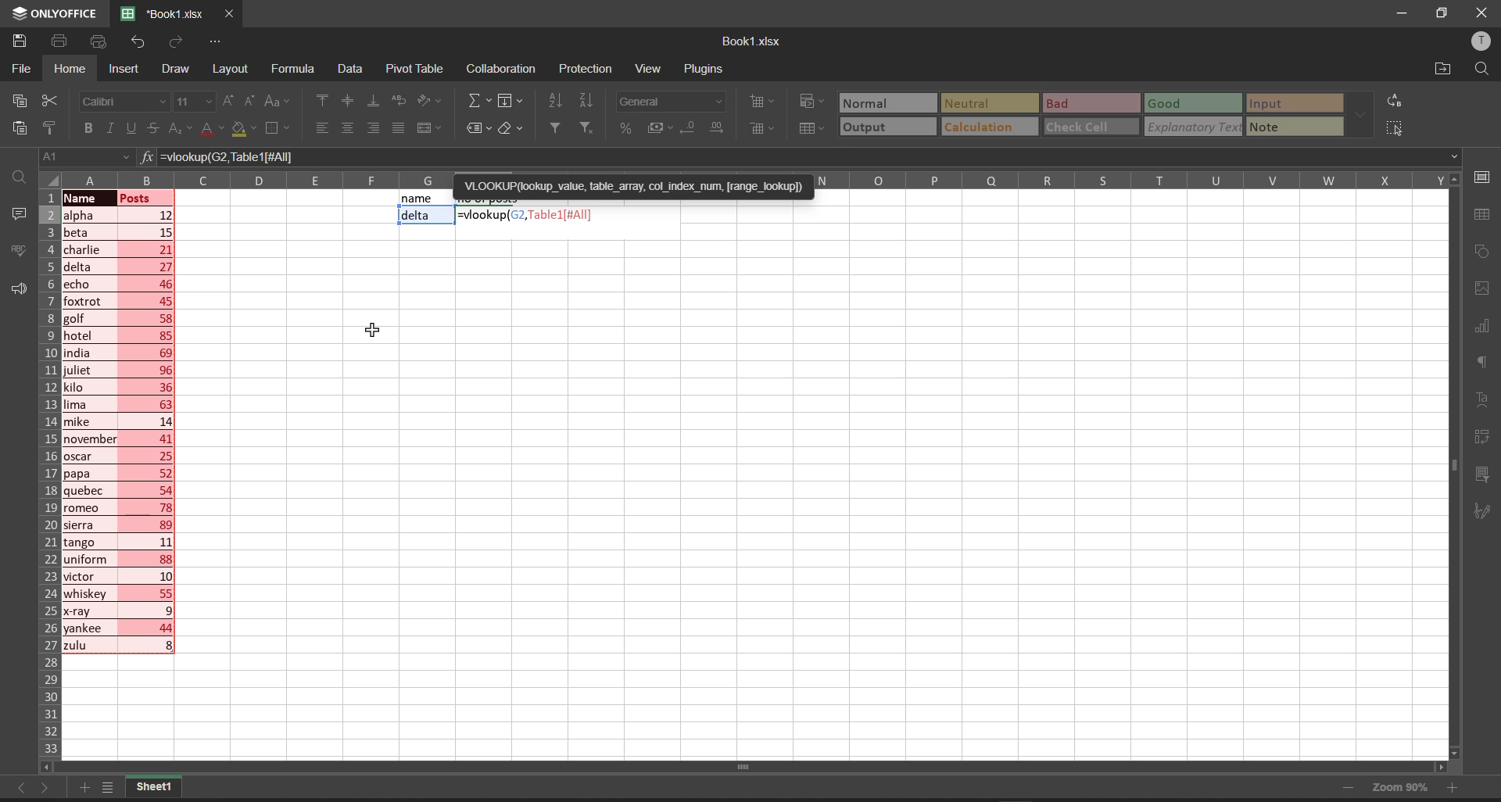 This screenshot has height=802, width=1501. I want to click on text settings, so click(1486, 399).